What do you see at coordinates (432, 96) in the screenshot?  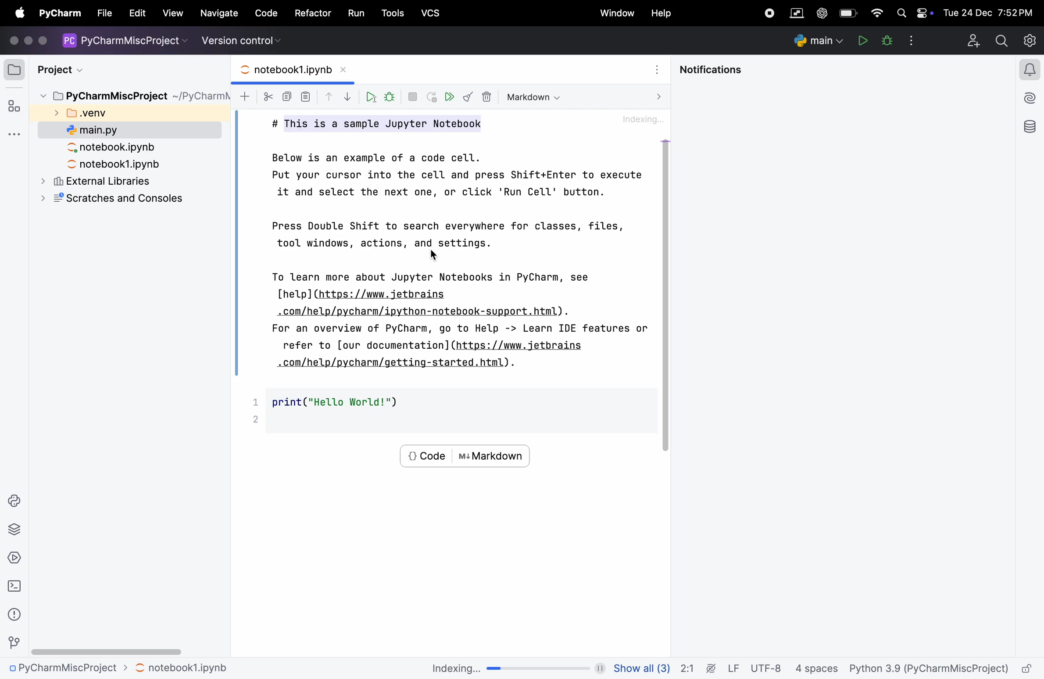 I see `restart kernel` at bounding box center [432, 96].